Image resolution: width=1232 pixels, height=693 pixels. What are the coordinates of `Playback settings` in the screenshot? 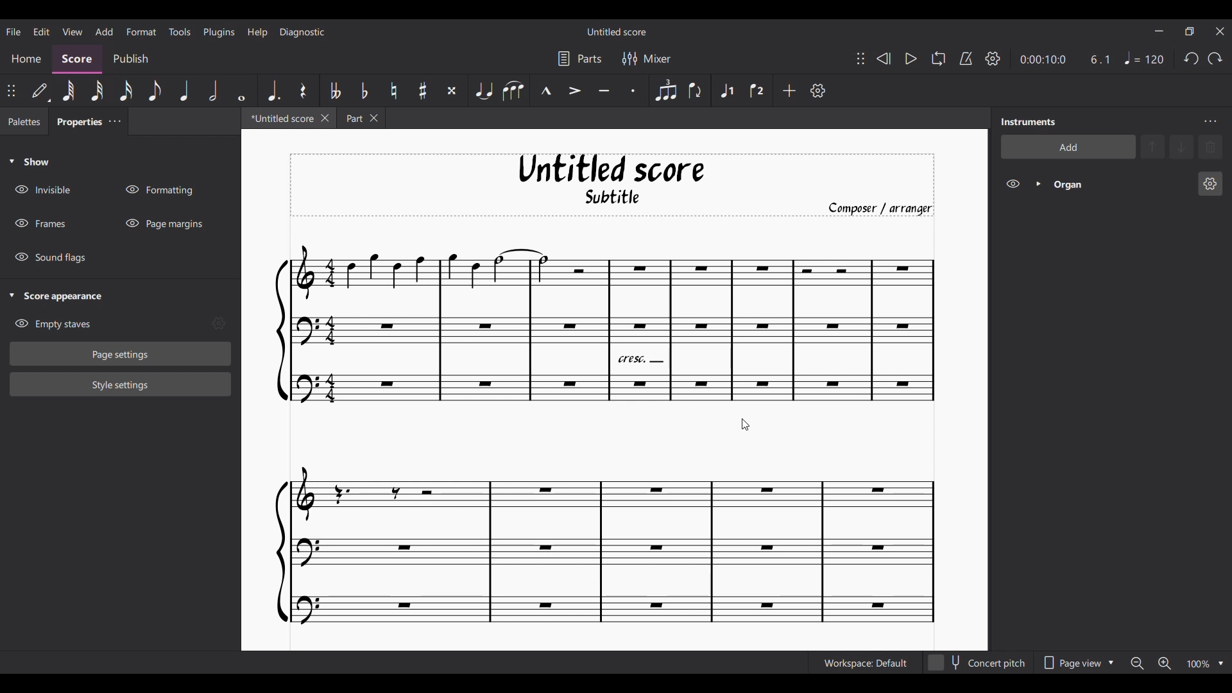 It's located at (993, 58).